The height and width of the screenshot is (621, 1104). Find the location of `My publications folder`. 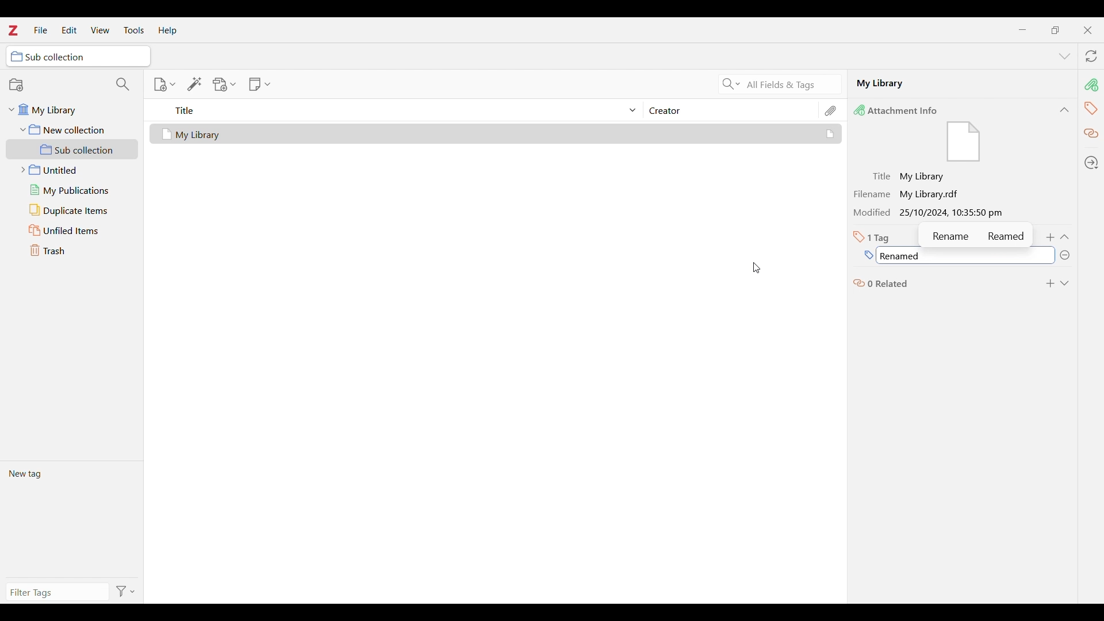

My publications folder is located at coordinates (71, 190).